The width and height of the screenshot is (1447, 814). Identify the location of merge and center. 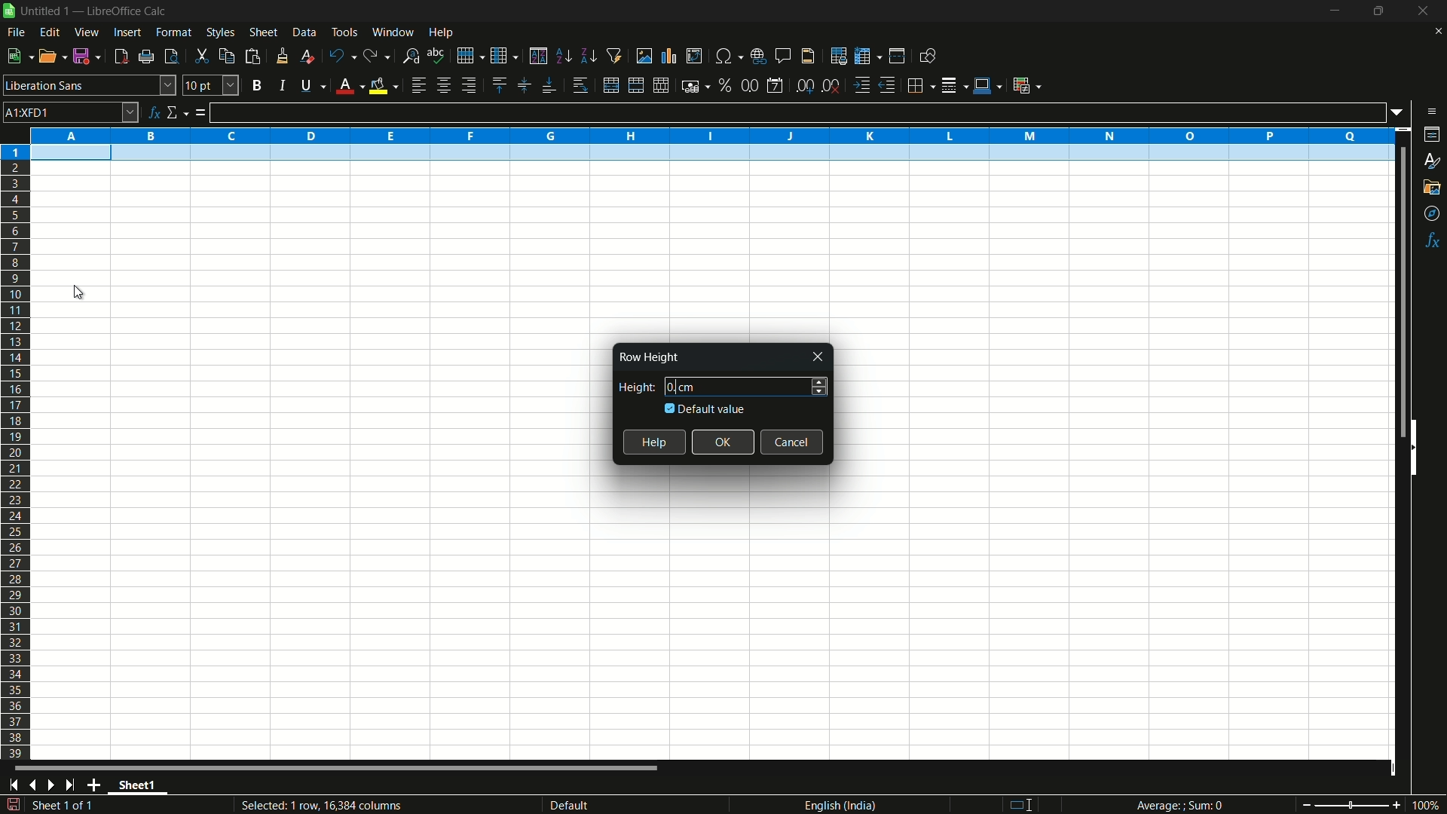
(634, 85).